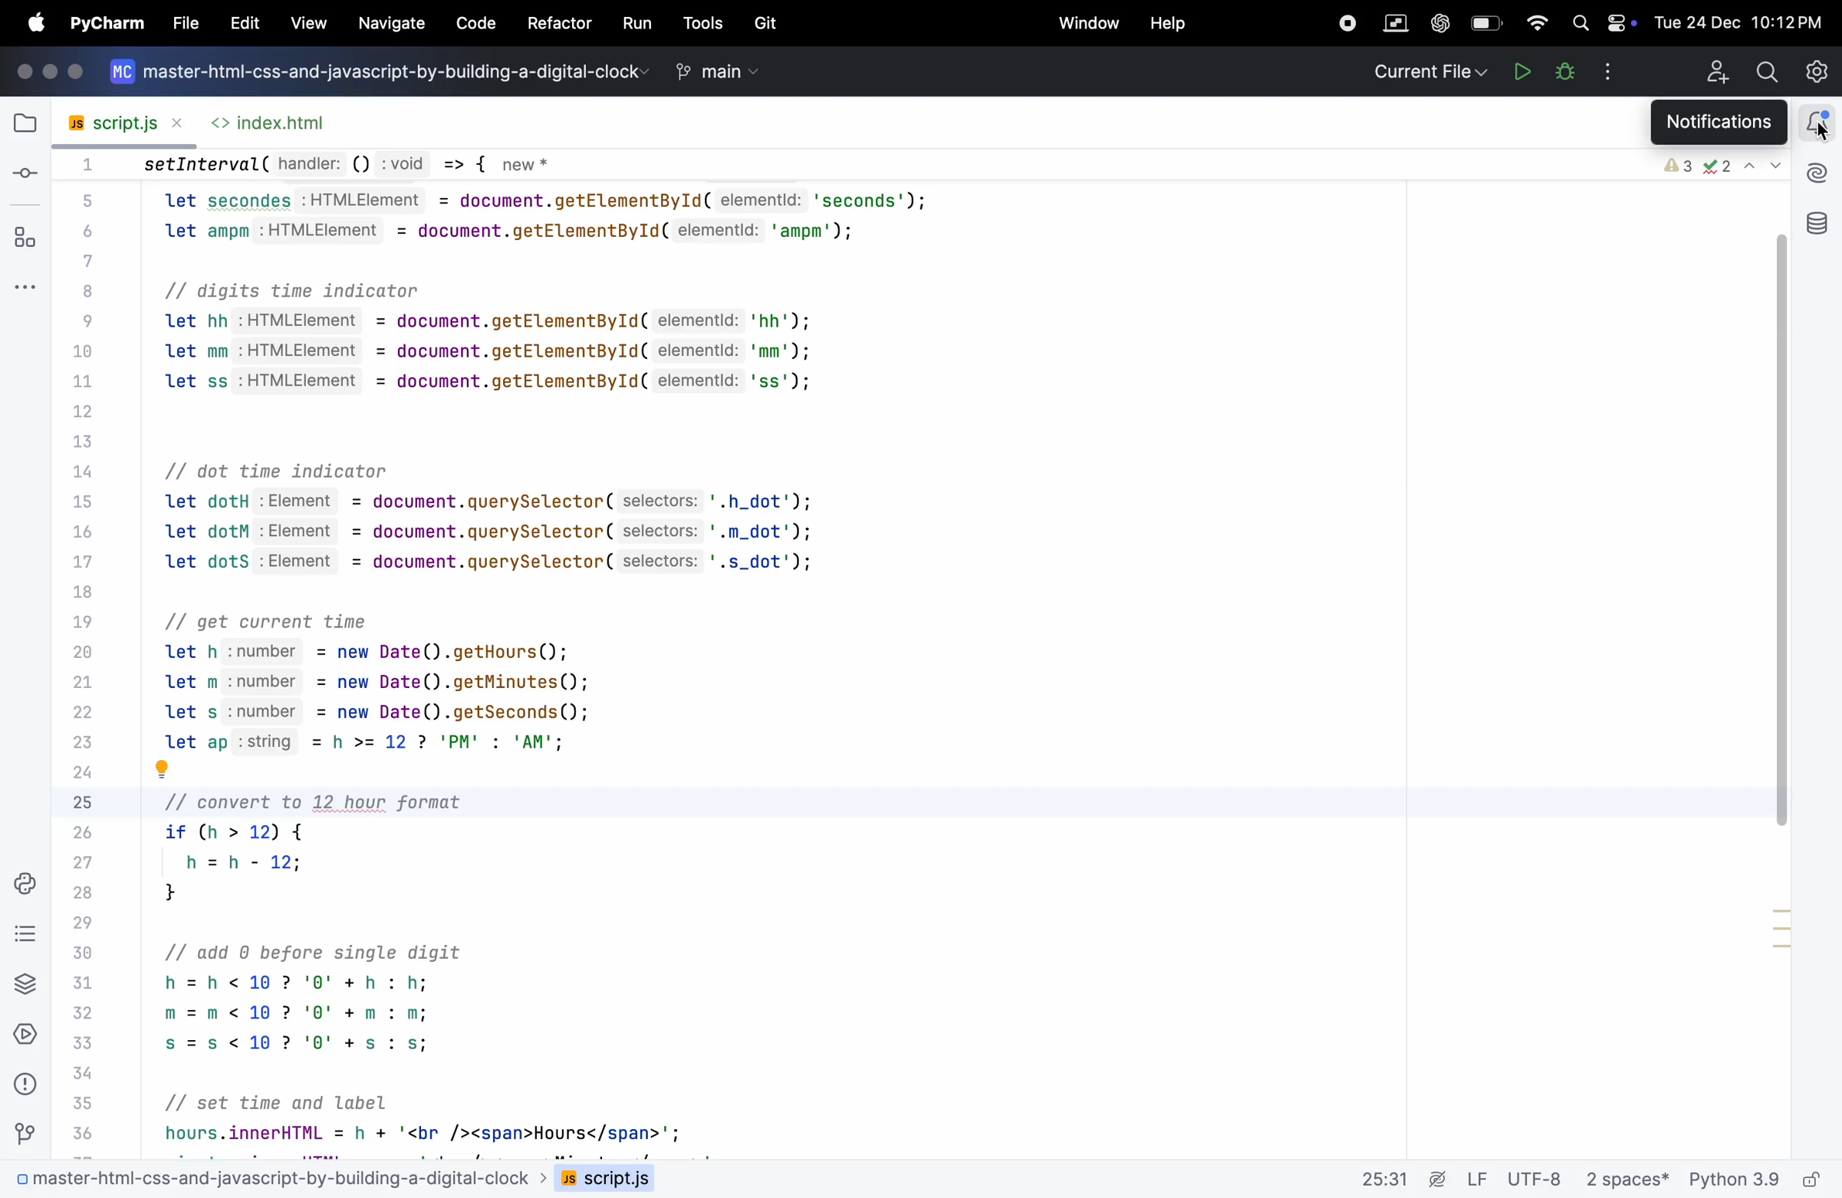 This screenshot has width=1842, height=1198. Describe the element at coordinates (119, 118) in the screenshot. I see `script .js` at that location.